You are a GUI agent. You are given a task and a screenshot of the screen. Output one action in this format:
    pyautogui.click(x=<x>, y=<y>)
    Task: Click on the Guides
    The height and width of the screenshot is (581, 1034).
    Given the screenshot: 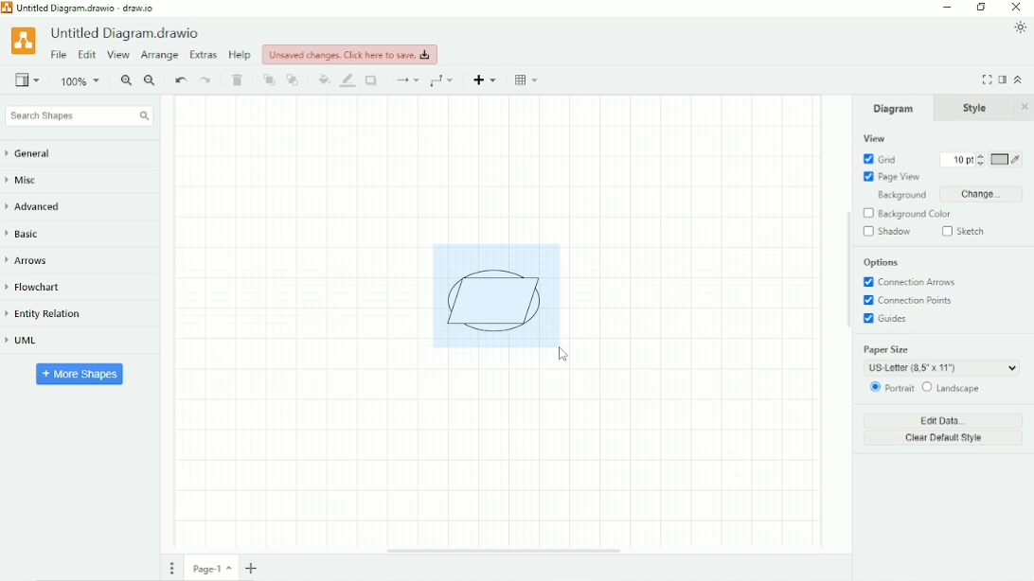 What is the action you would take?
    pyautogui.click(x=888, y=320)
    